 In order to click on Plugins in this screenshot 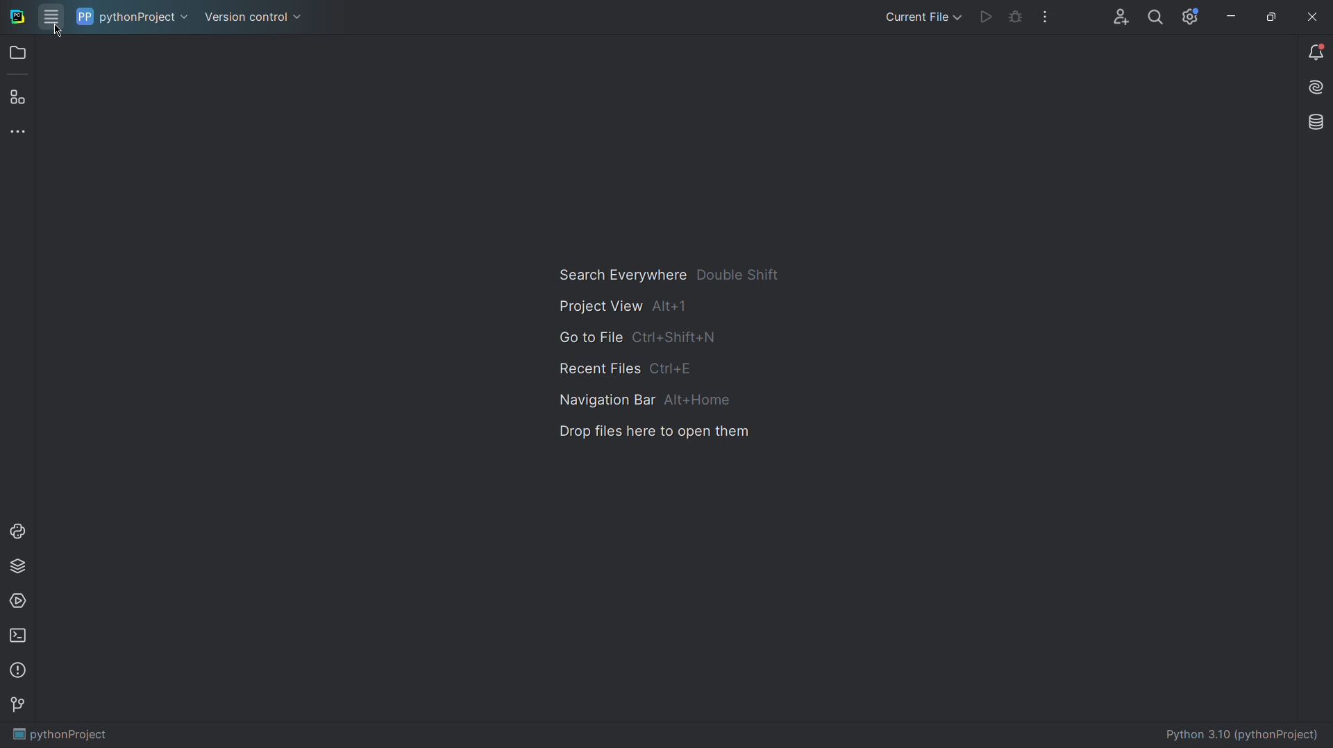, I will do `click(18, 99)`.